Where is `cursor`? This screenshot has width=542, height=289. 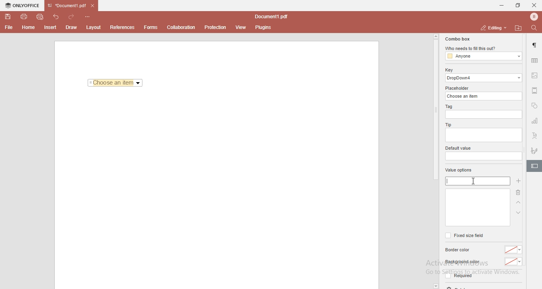
cursor is located at coordinates (477, 180).